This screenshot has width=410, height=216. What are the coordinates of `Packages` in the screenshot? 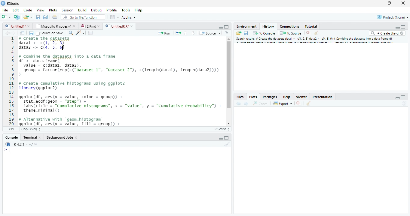 It's located at (270, 96).